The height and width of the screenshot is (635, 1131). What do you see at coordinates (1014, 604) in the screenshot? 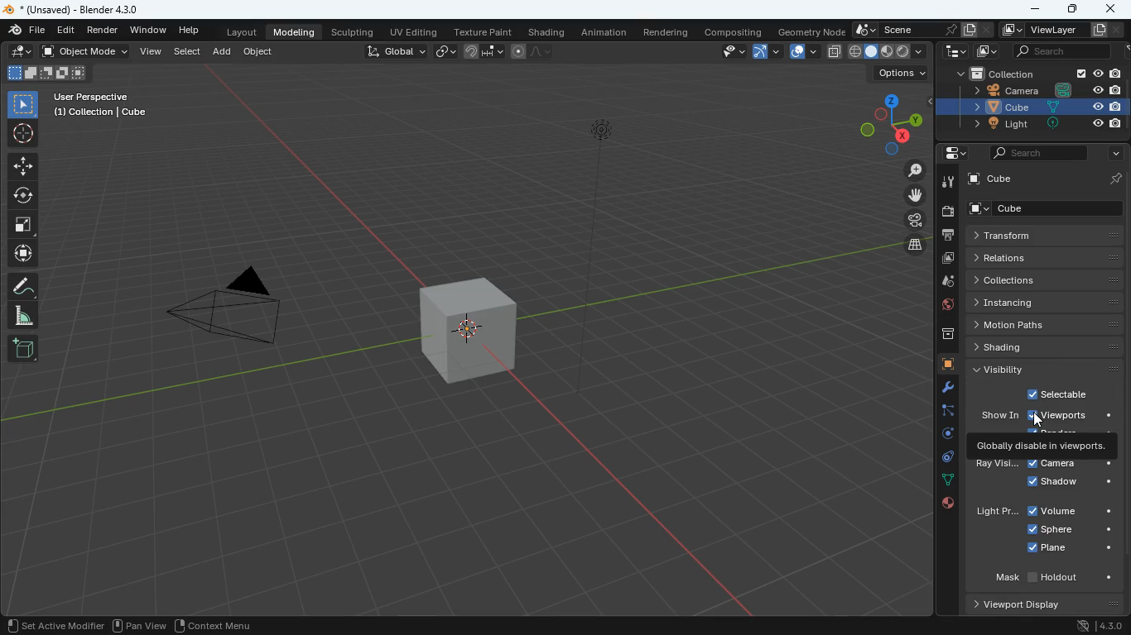
I see `Viewport Display` at bounding box center [1014, 604].